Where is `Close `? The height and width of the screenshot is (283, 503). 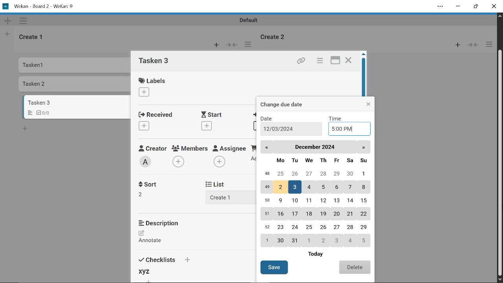 Close  is located at coordinates (349, 61).